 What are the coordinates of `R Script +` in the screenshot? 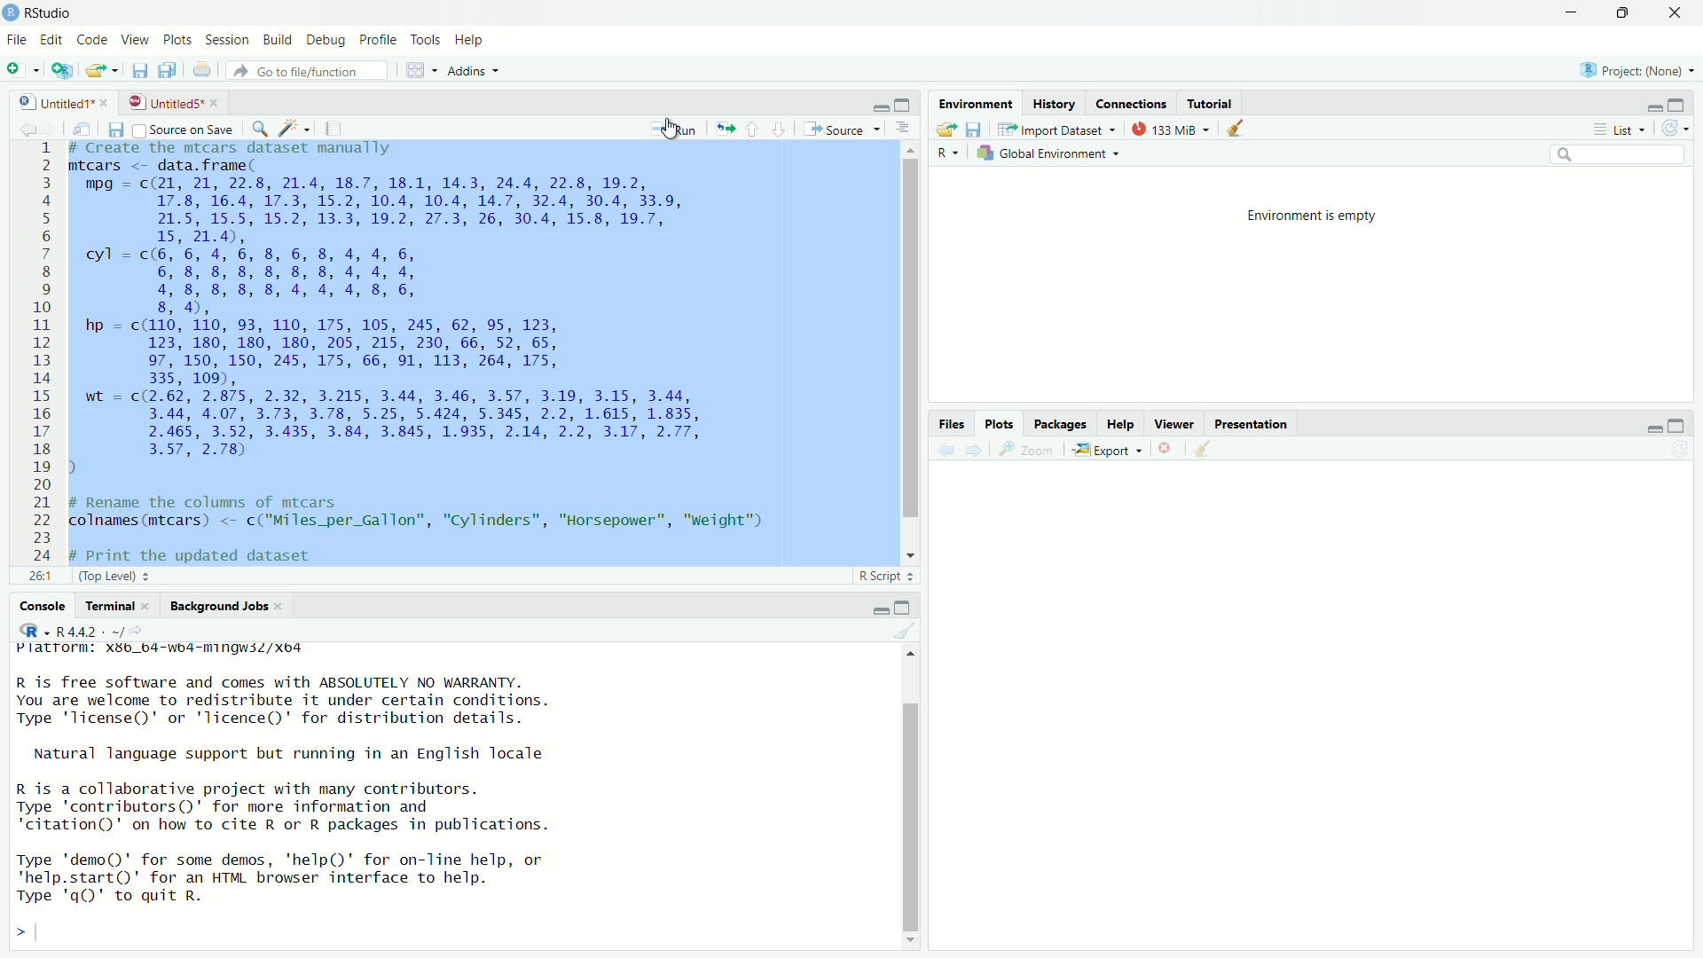 It's located at (882, 578).